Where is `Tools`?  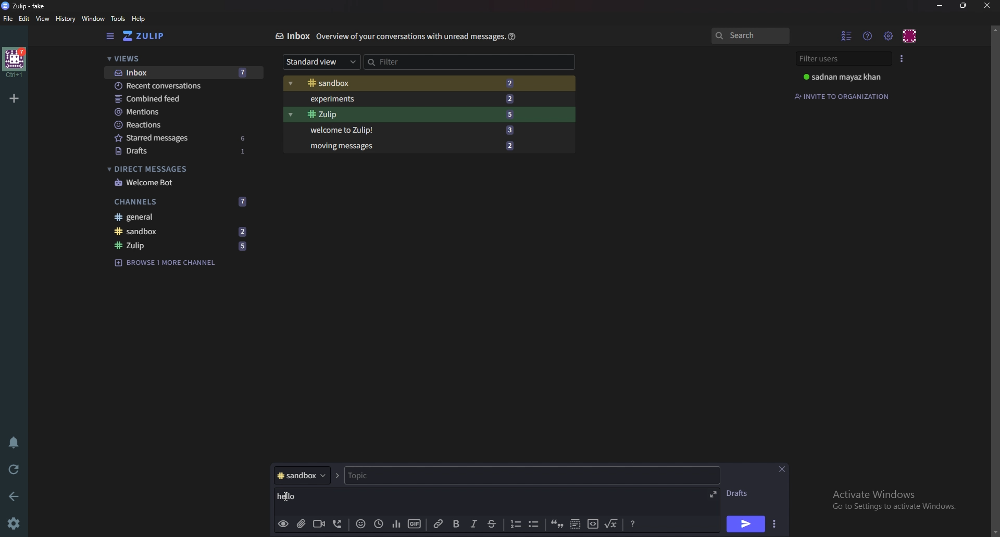 Tools is located at coordinates (119, 19).